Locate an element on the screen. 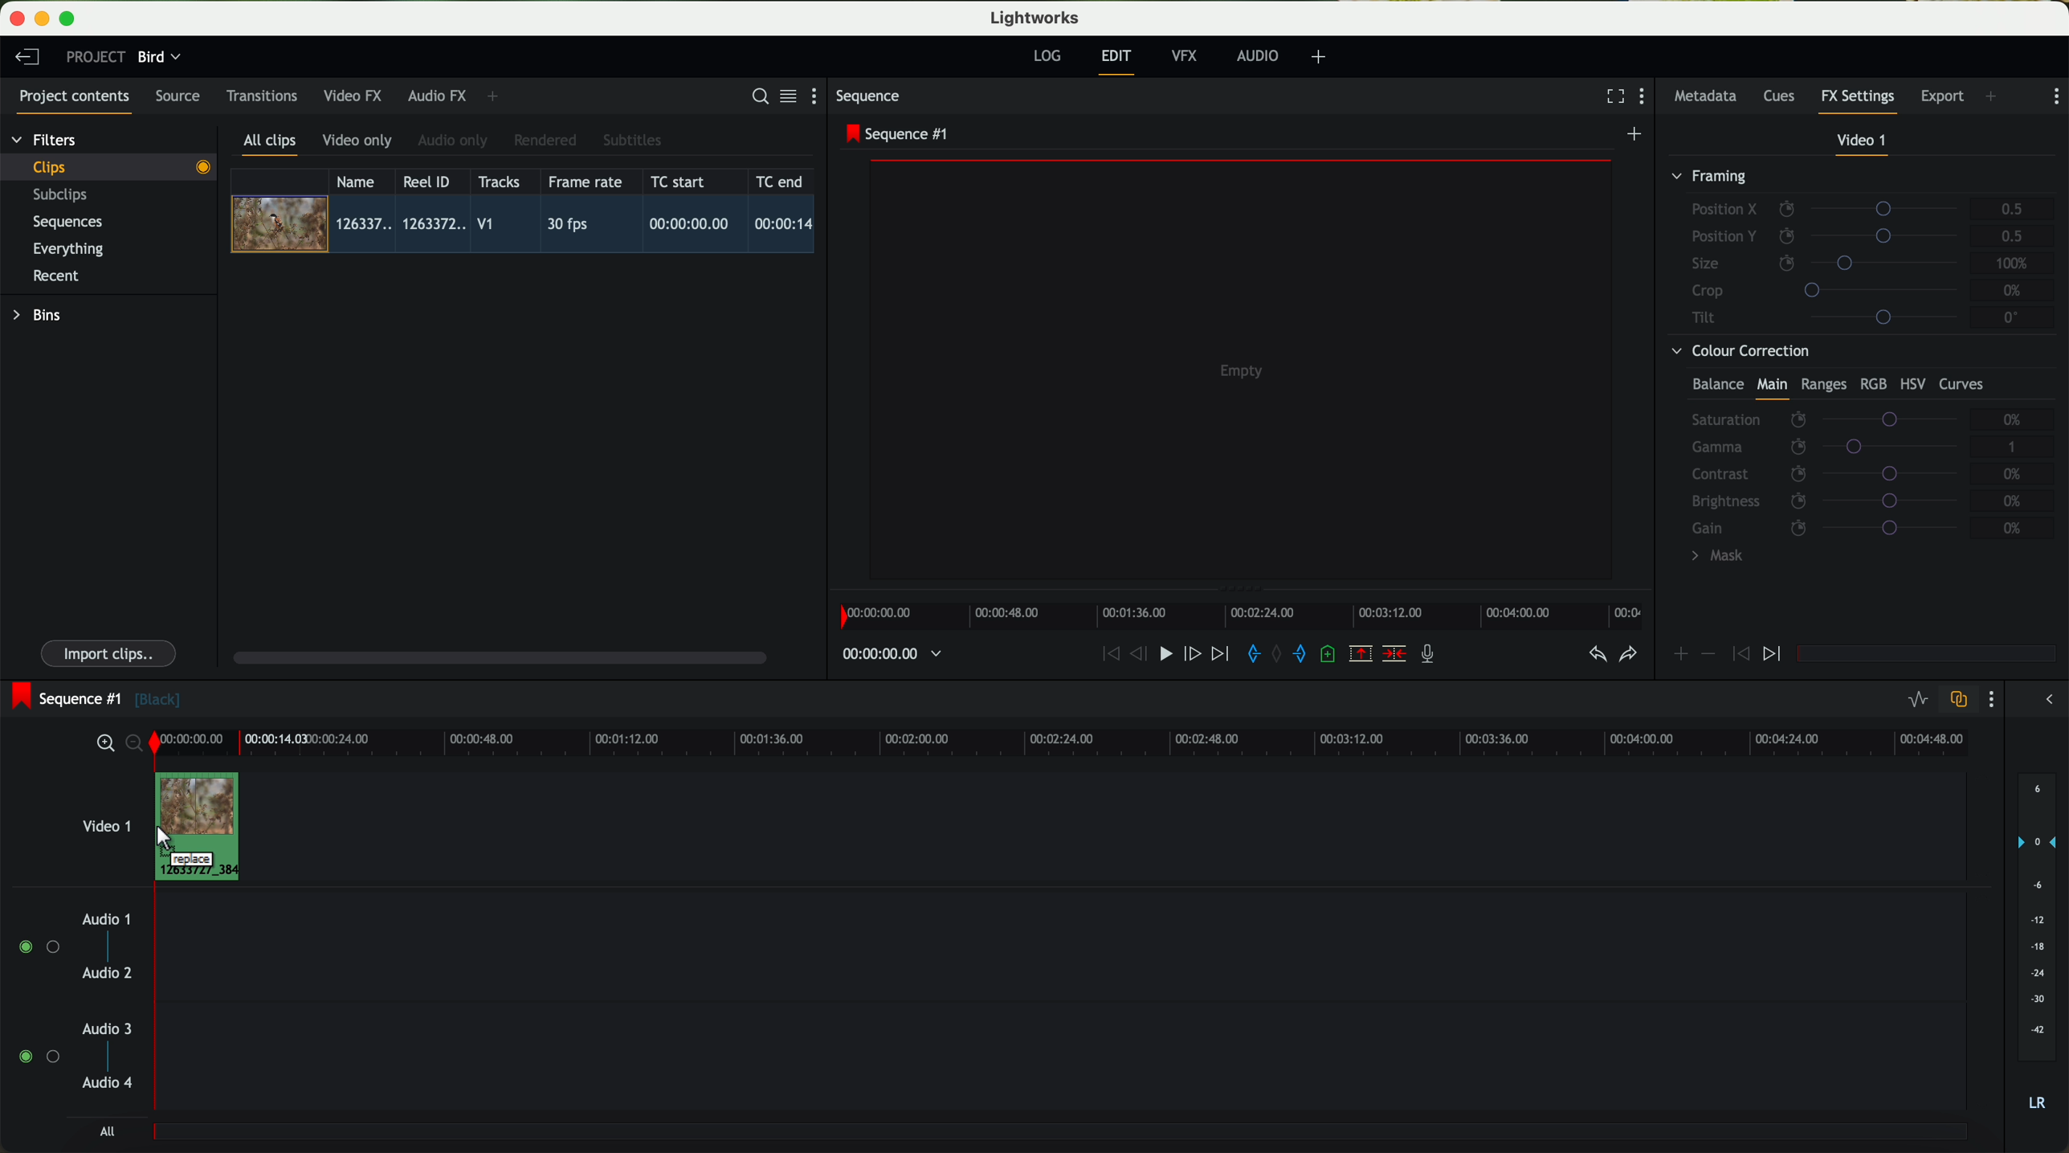 The width and height of the screenshot is (2069, 1153). show settings menu is located at coordinates (821, 96).